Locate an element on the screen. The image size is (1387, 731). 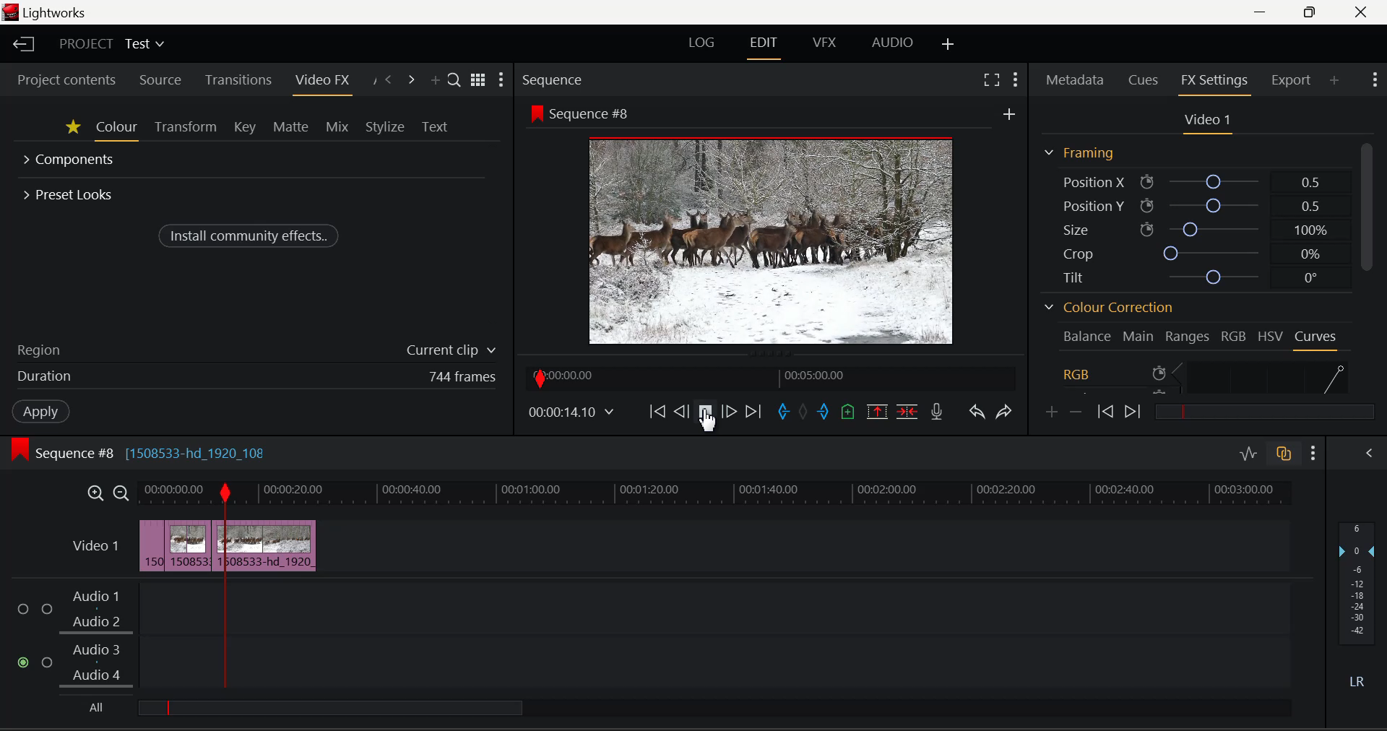
Preset Looks is located at coordinates (70, 193).